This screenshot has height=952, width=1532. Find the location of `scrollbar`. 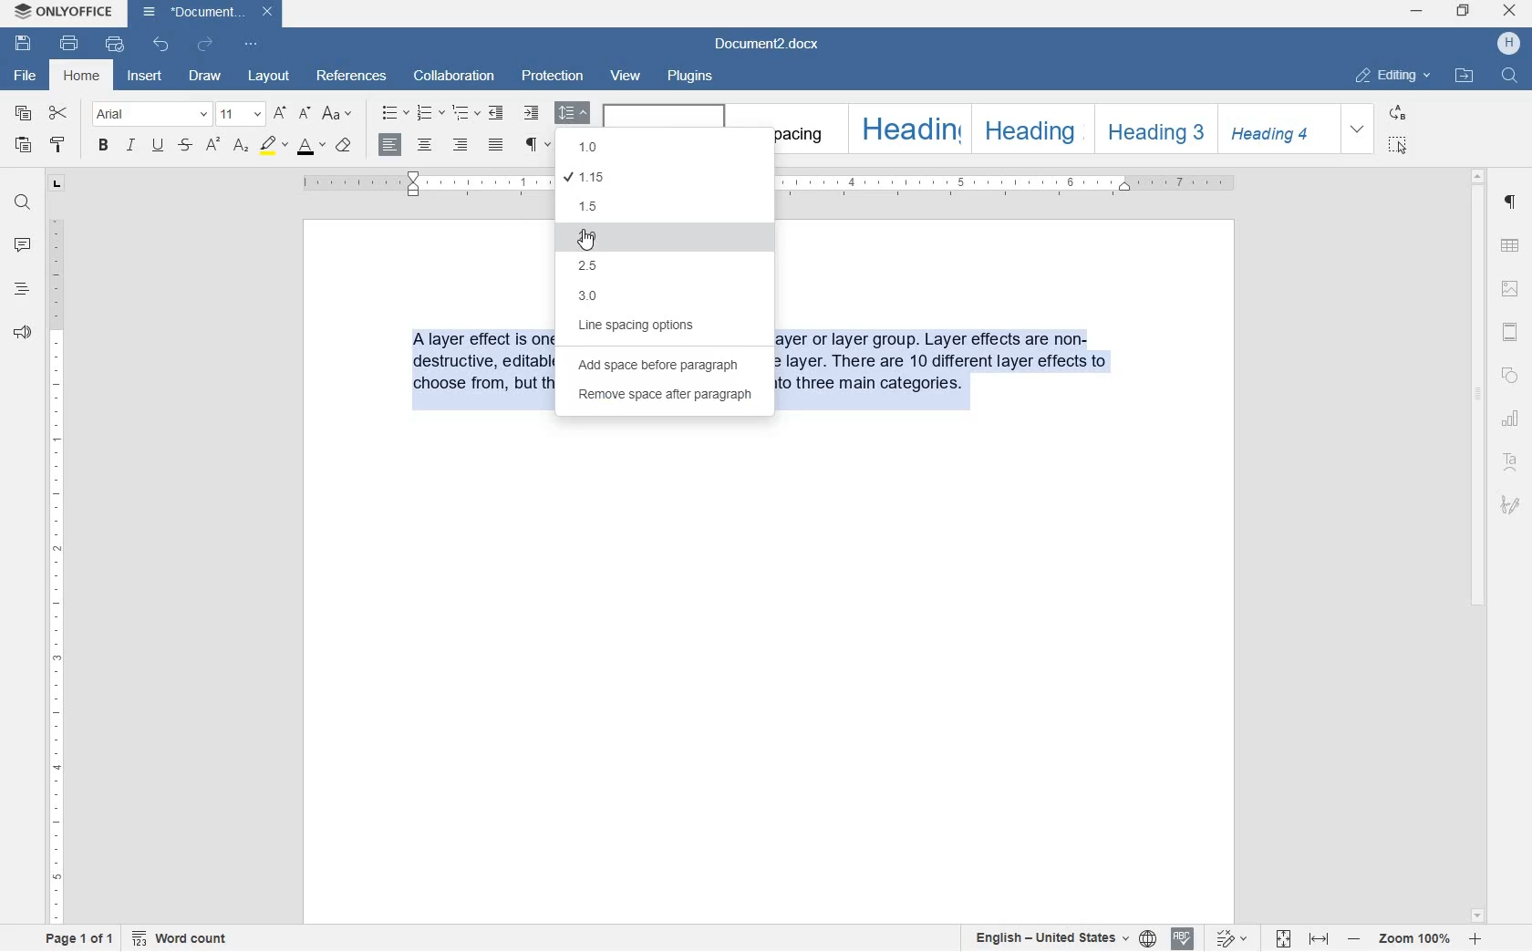

scrollbar is located at coordinates (1481, 544).